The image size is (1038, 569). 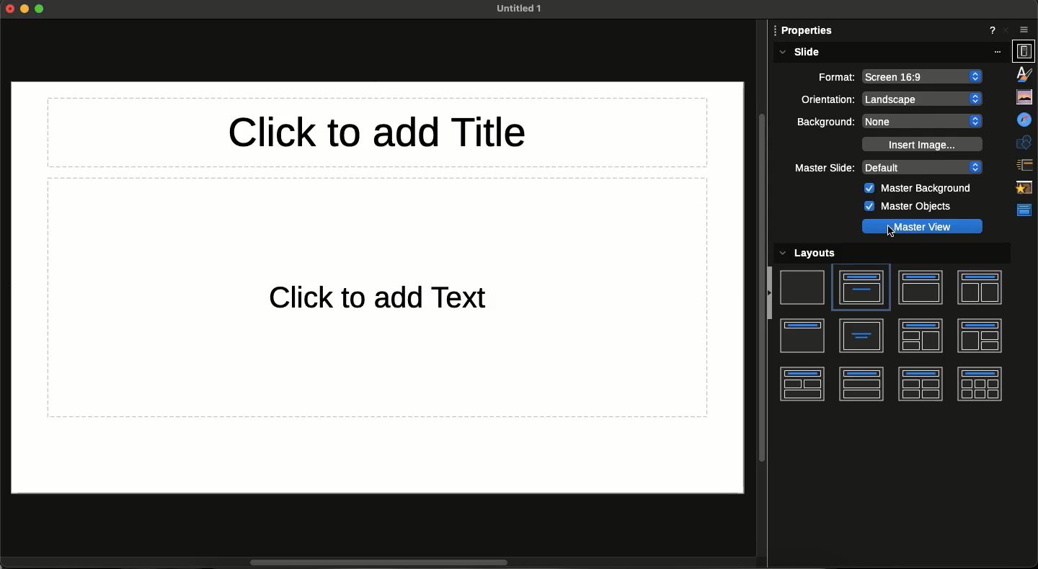 What do you see at coordinates (825, 122) in the screenshot?
I see `Background` at bounding box center [825, 122].